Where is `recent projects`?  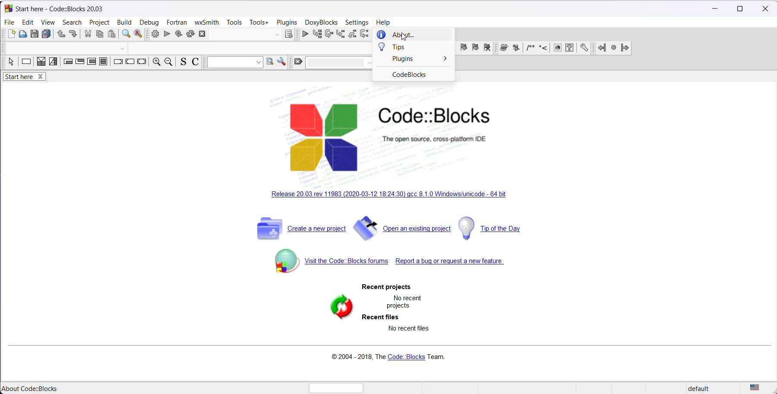
recent projects is located at coordinates (390, 288).